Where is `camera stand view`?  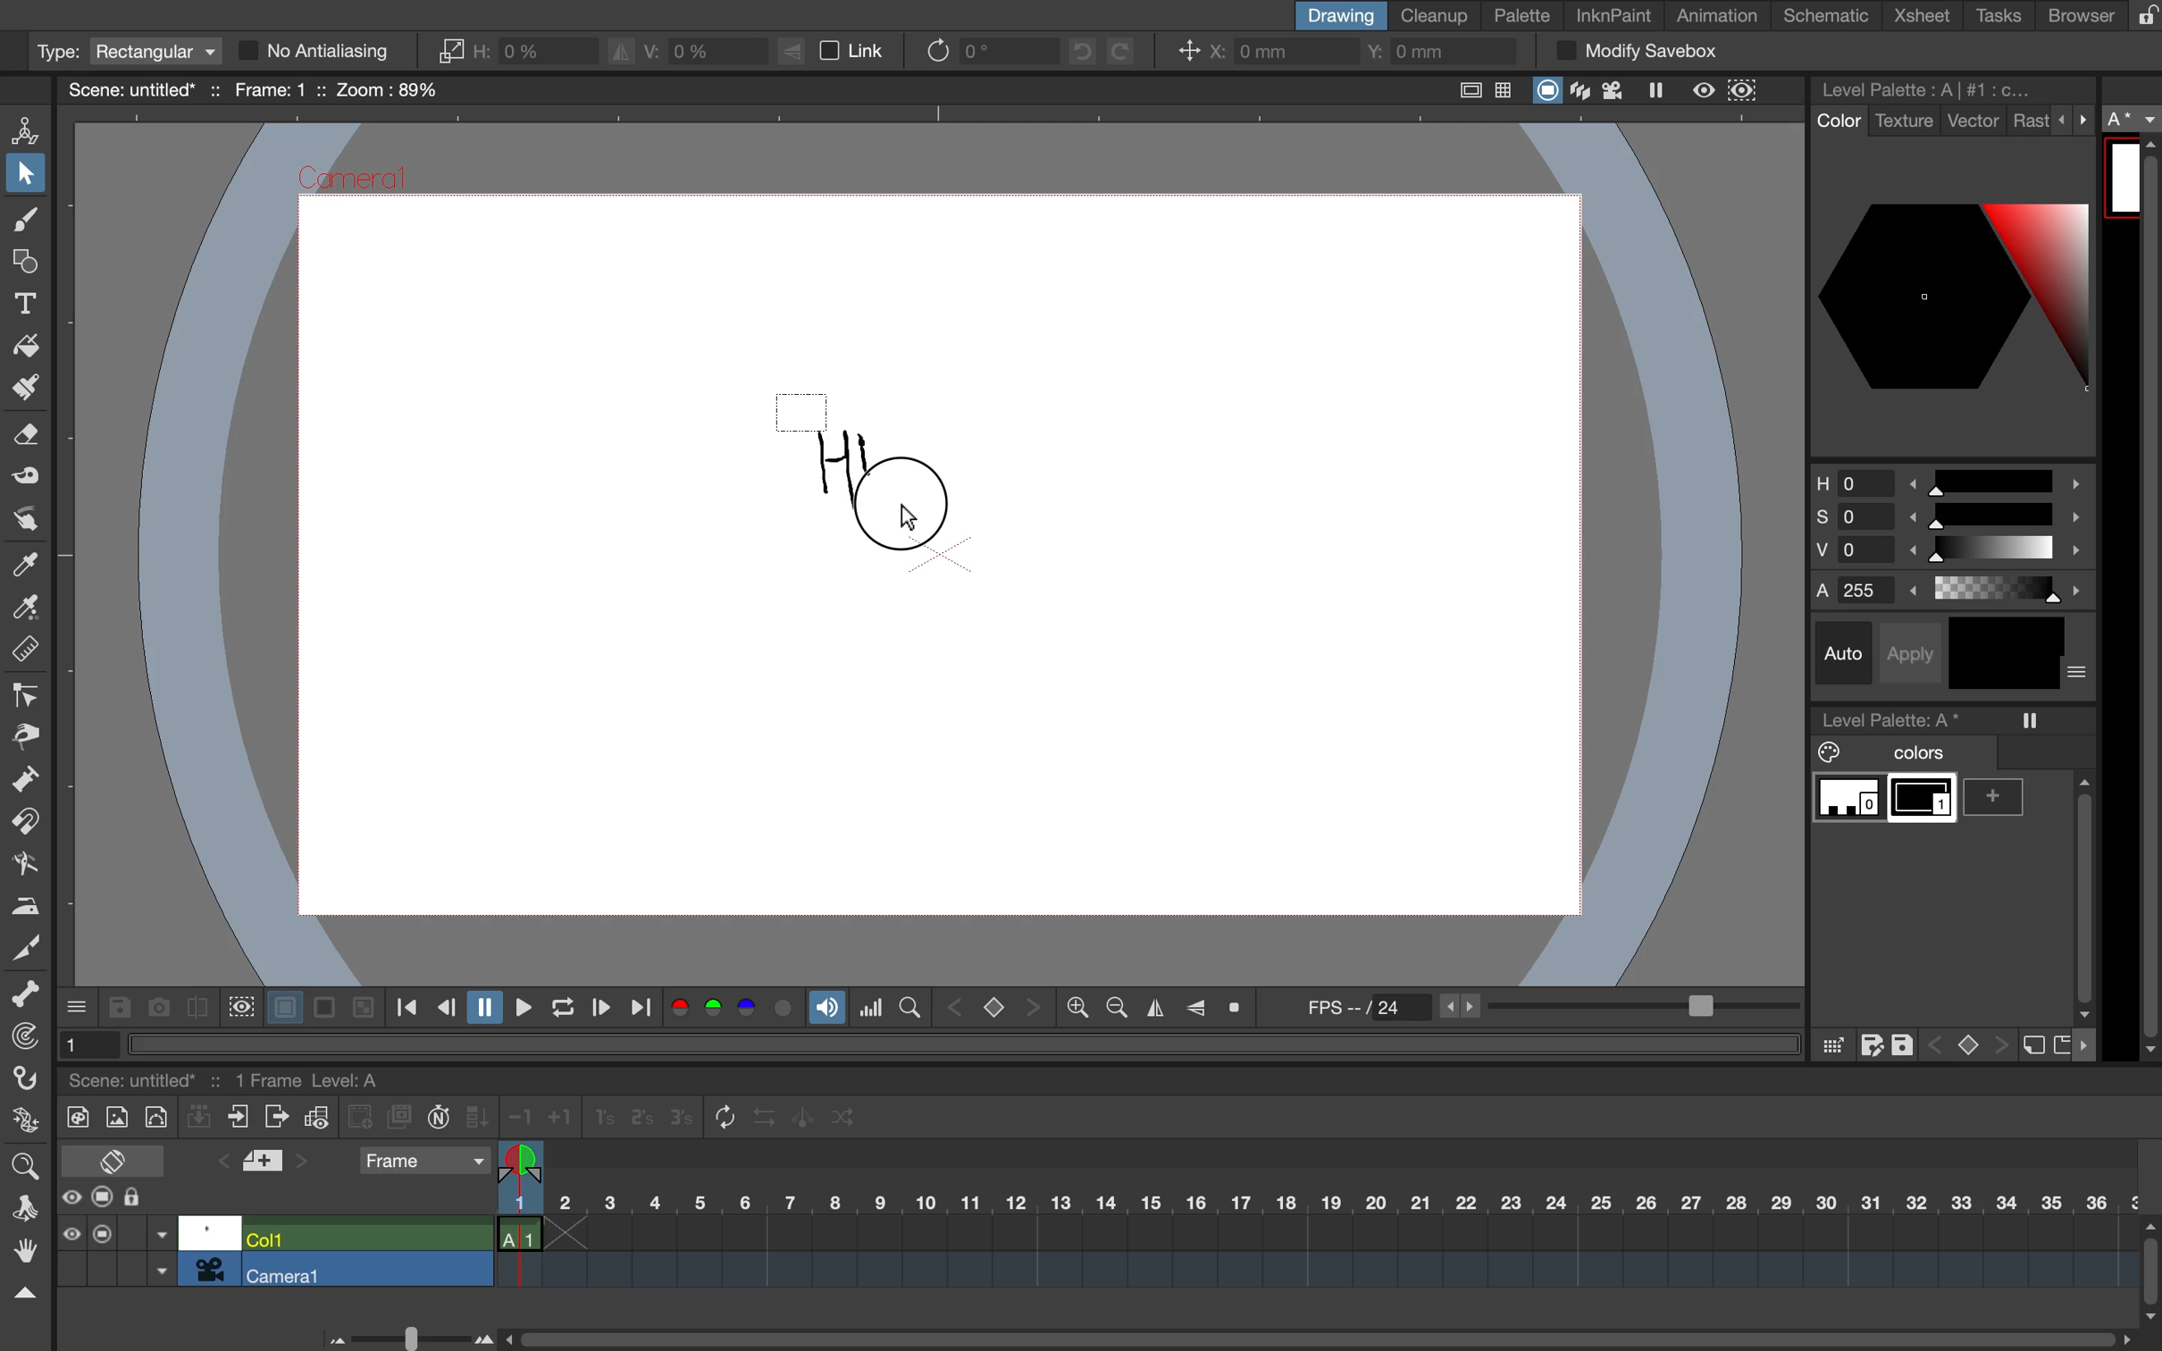
camera stand view is located at coordinates (1545, 92).